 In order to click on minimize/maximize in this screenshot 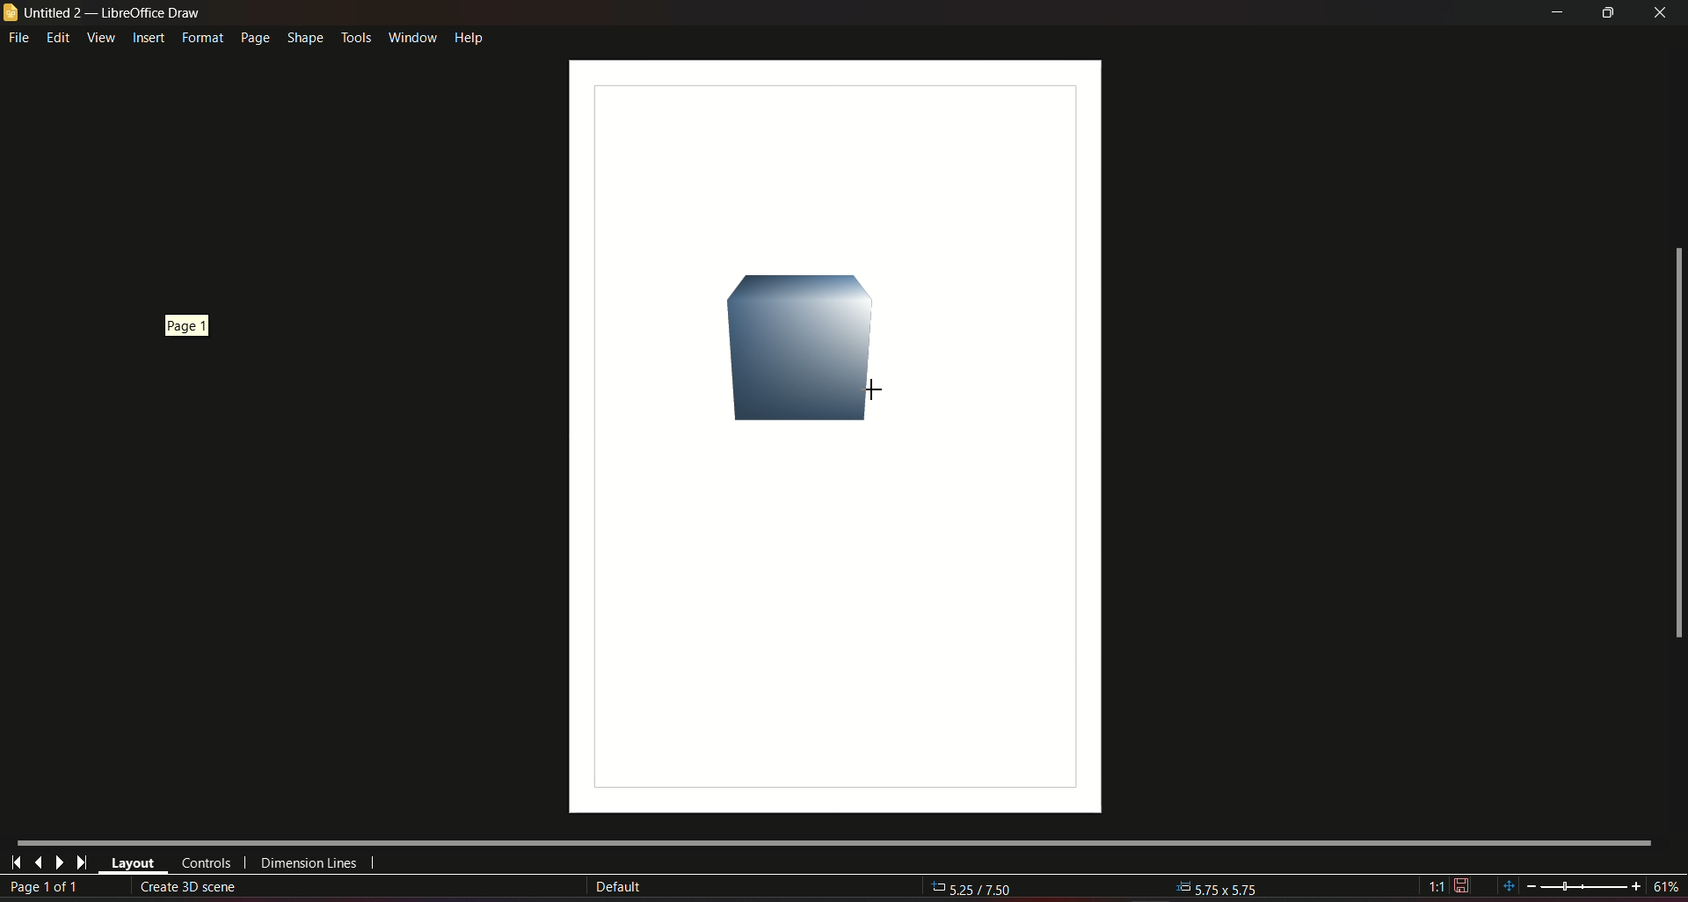, I will do `click(1607, 13)`.